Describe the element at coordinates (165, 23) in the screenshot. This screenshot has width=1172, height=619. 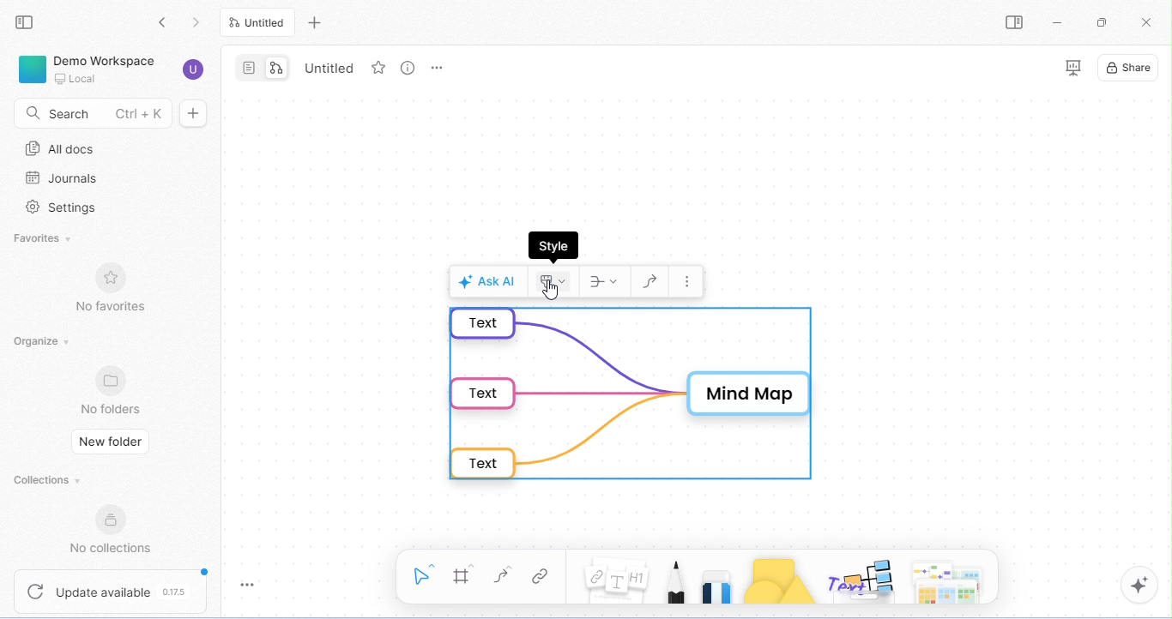
I see `go back` at that location.